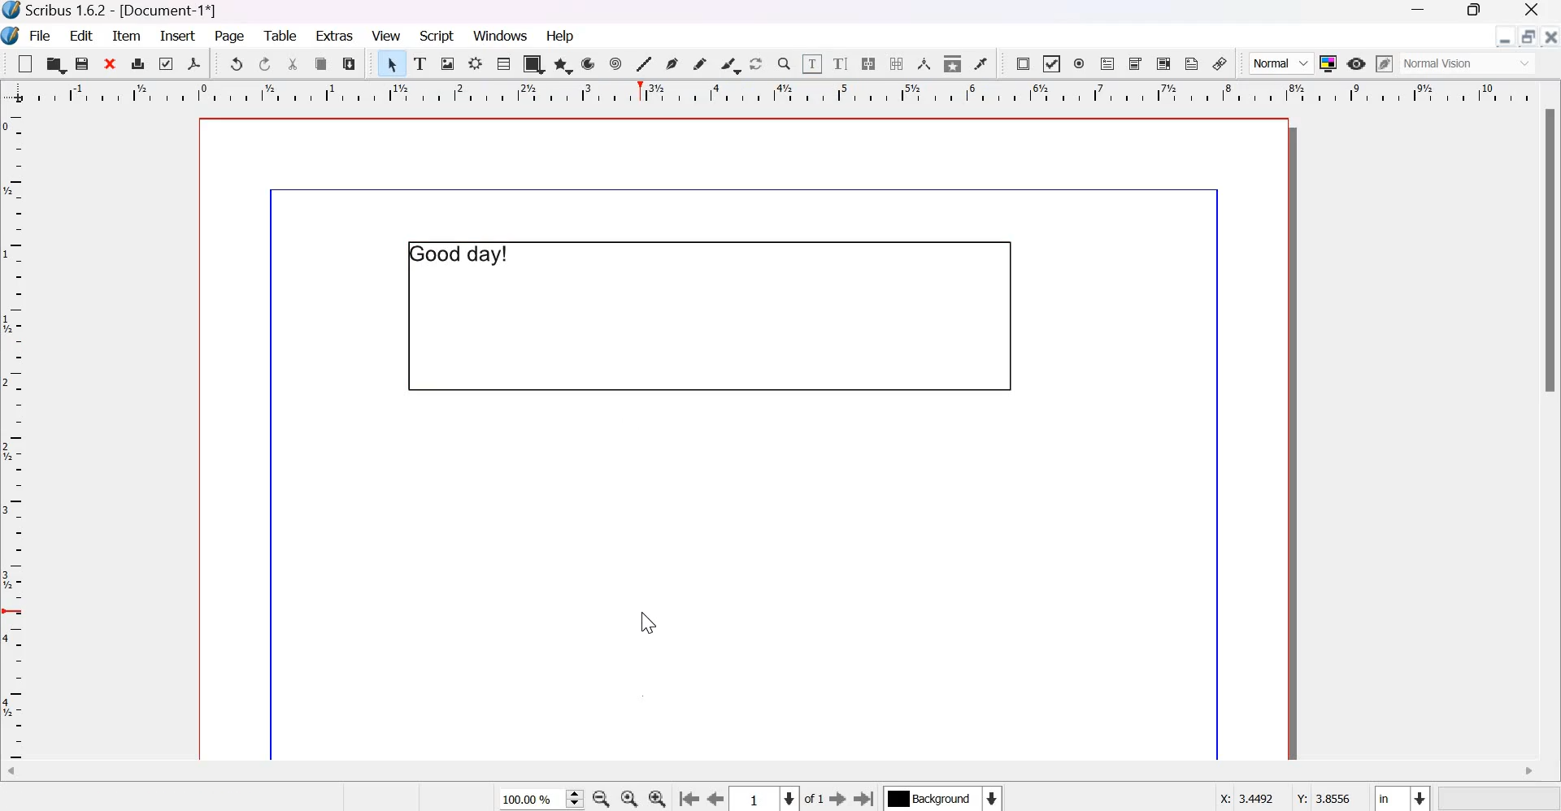  What do you see at coordinates (865, 798) in the screenshot?
I see `Go to the last page` at bounding box center [865, 798].